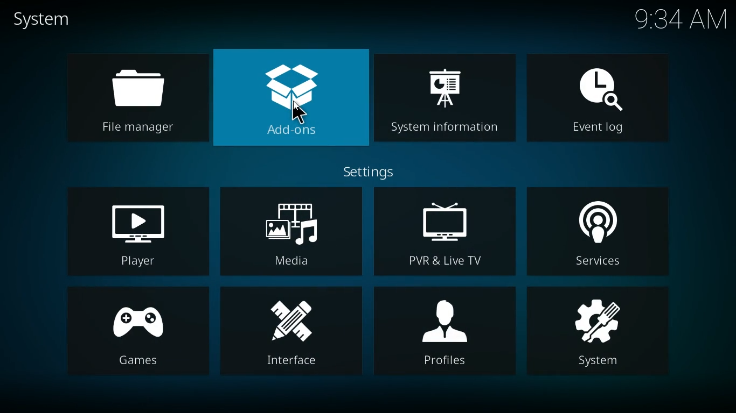 This screenshot has height=413, width=736. What do you see at coordinates (677, 20) in the screenshot?
I see `Time - 9:34AM` at bounding box center [677, 20].